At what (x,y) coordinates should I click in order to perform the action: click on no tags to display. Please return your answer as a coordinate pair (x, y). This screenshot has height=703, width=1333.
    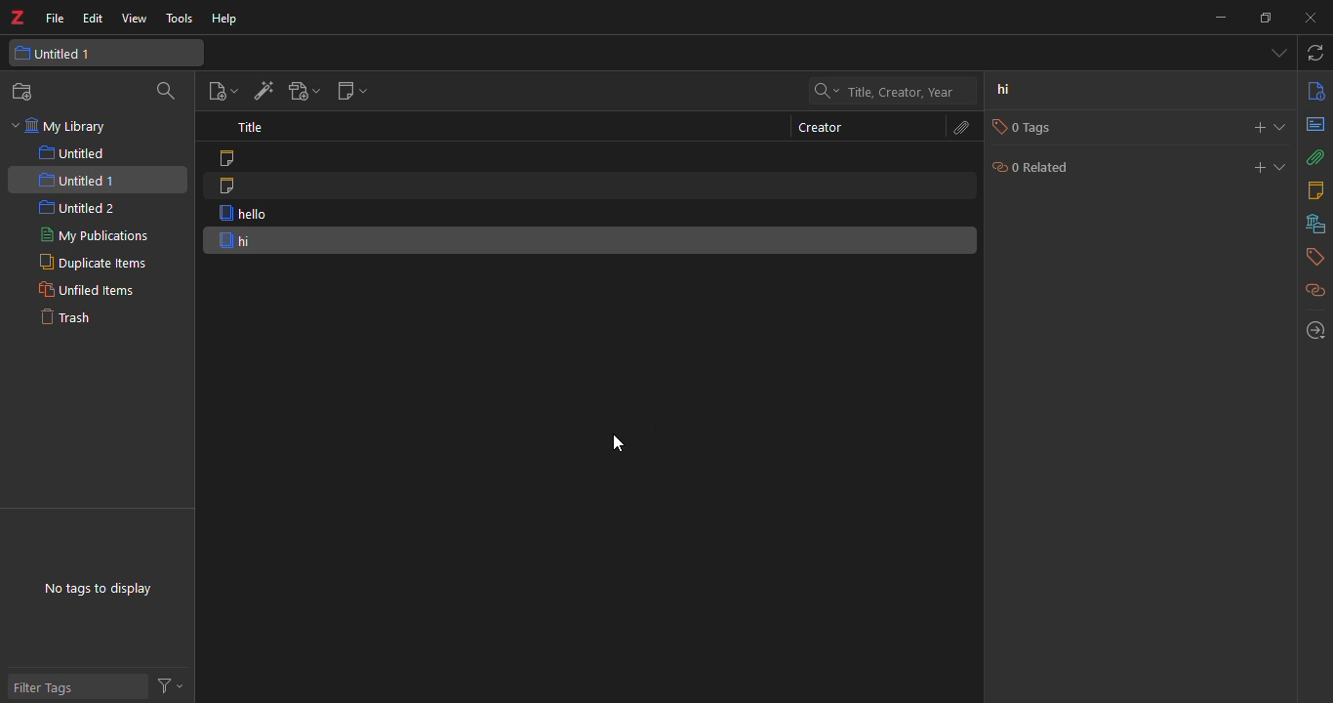
    Looking at the image, I should click on (98, 590).